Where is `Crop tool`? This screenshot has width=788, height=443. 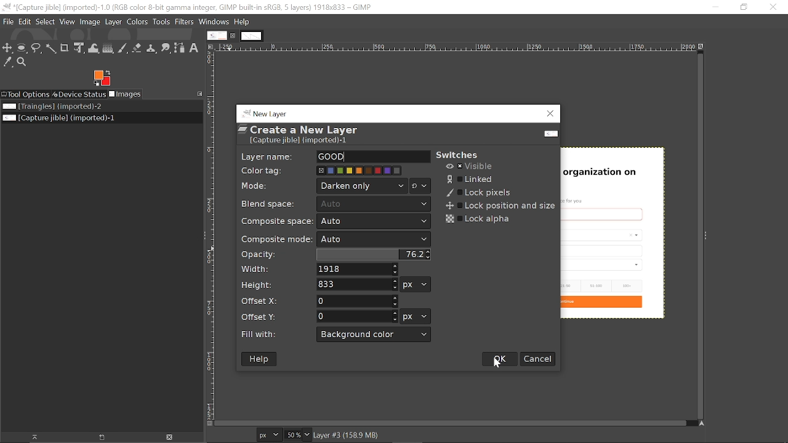 Crop tool is located at coordinates (65, 48).